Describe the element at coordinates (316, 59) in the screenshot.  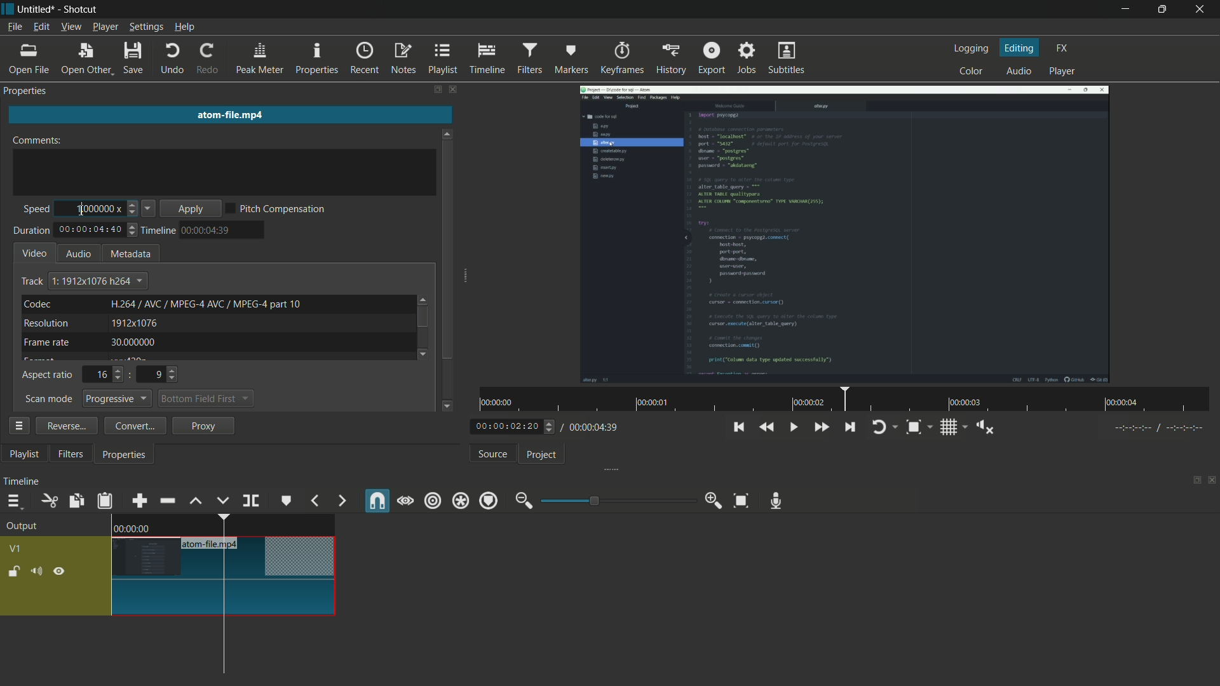
I see `properties` at that location.